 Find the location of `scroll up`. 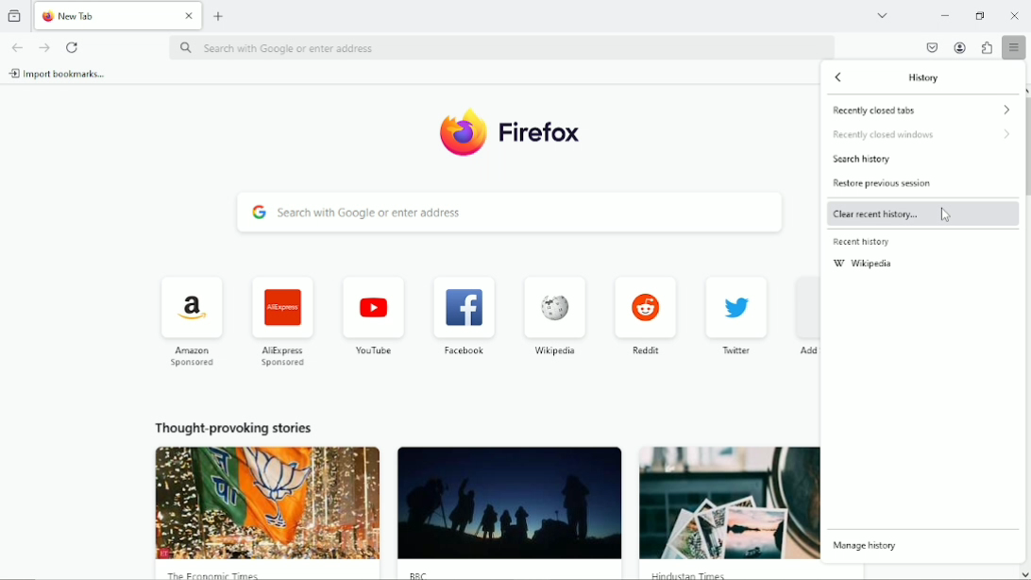

scroll up is located at coordinates (1024, 91).